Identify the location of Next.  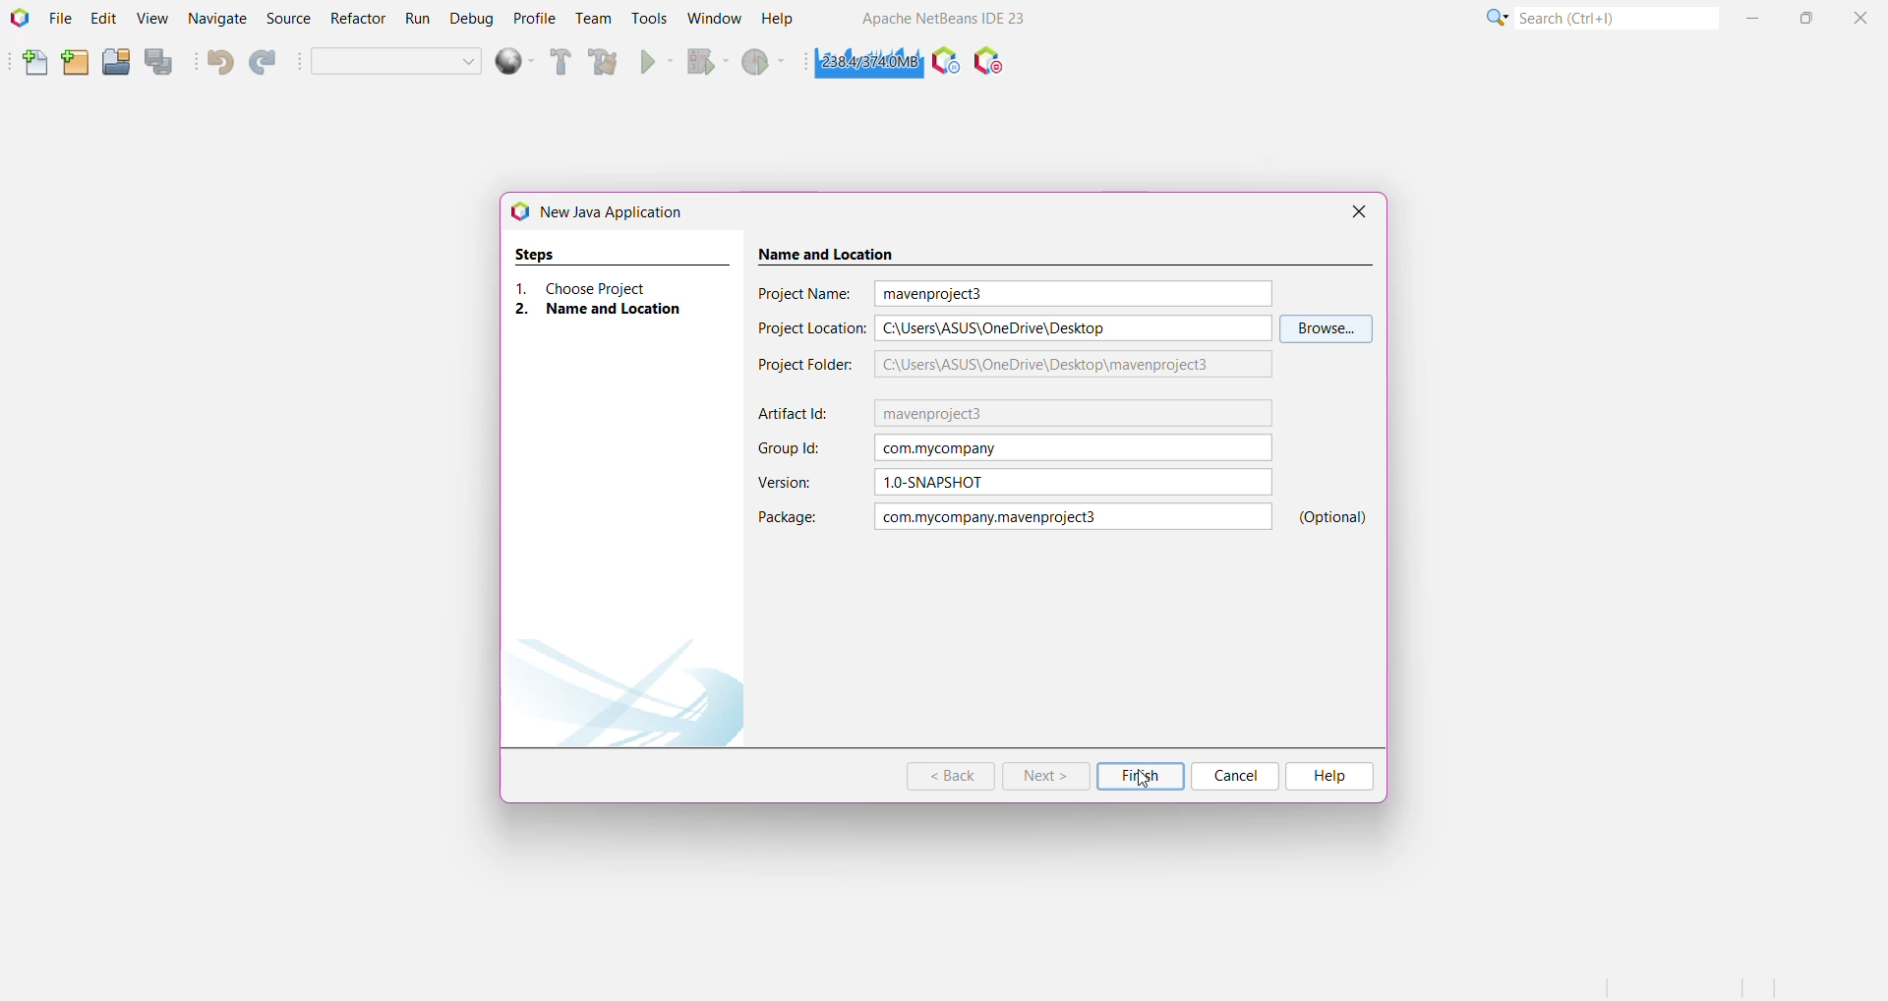
(1044, 777).